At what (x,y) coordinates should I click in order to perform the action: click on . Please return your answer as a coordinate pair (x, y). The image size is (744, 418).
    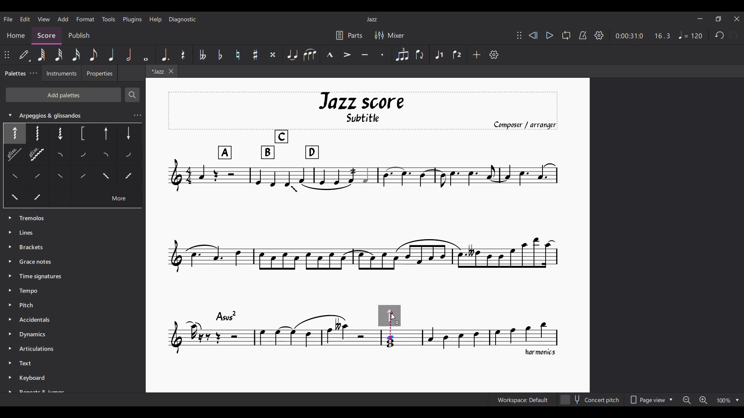
    Looking at the image, I should click on (129, 156).